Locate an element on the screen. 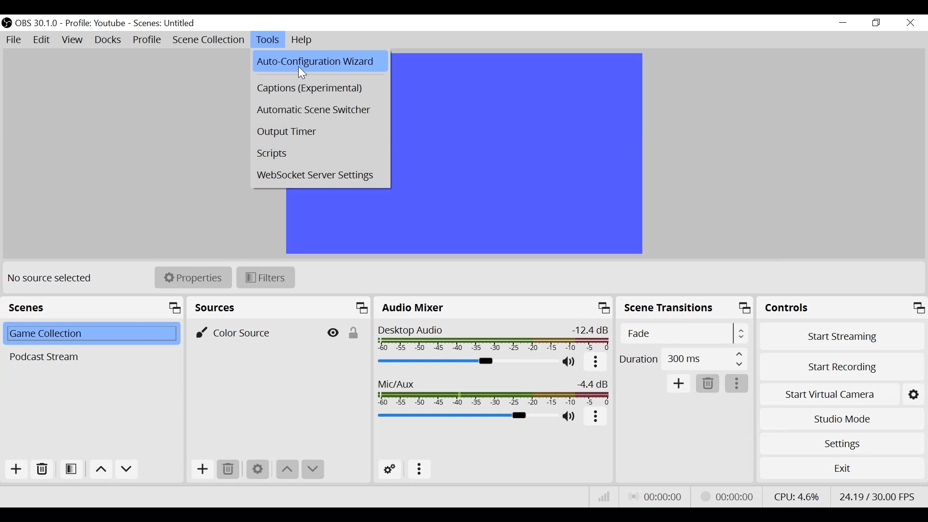  Start Streaming is located at coordinates (840, 335).